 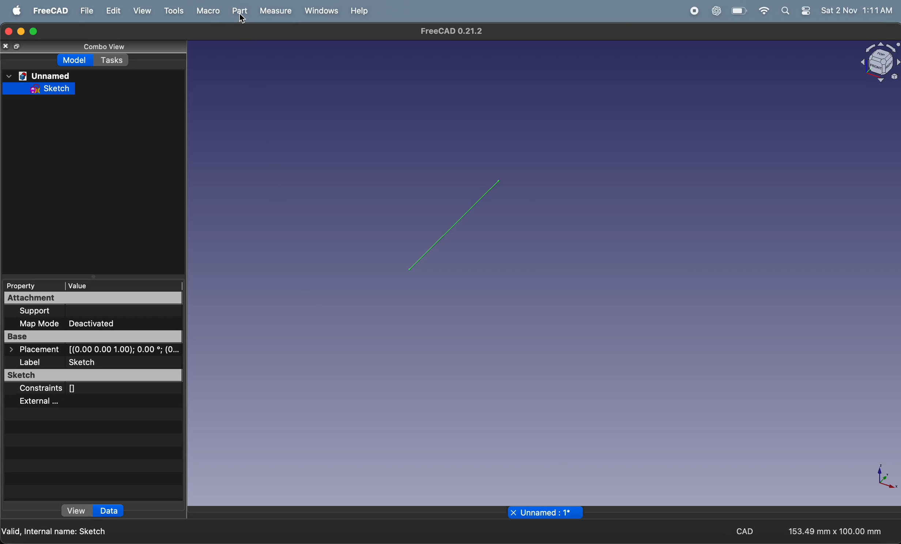 What do you see at coordinates (18, 46) in the screenshot?
I see `resize` at bounding box center [18, 46].